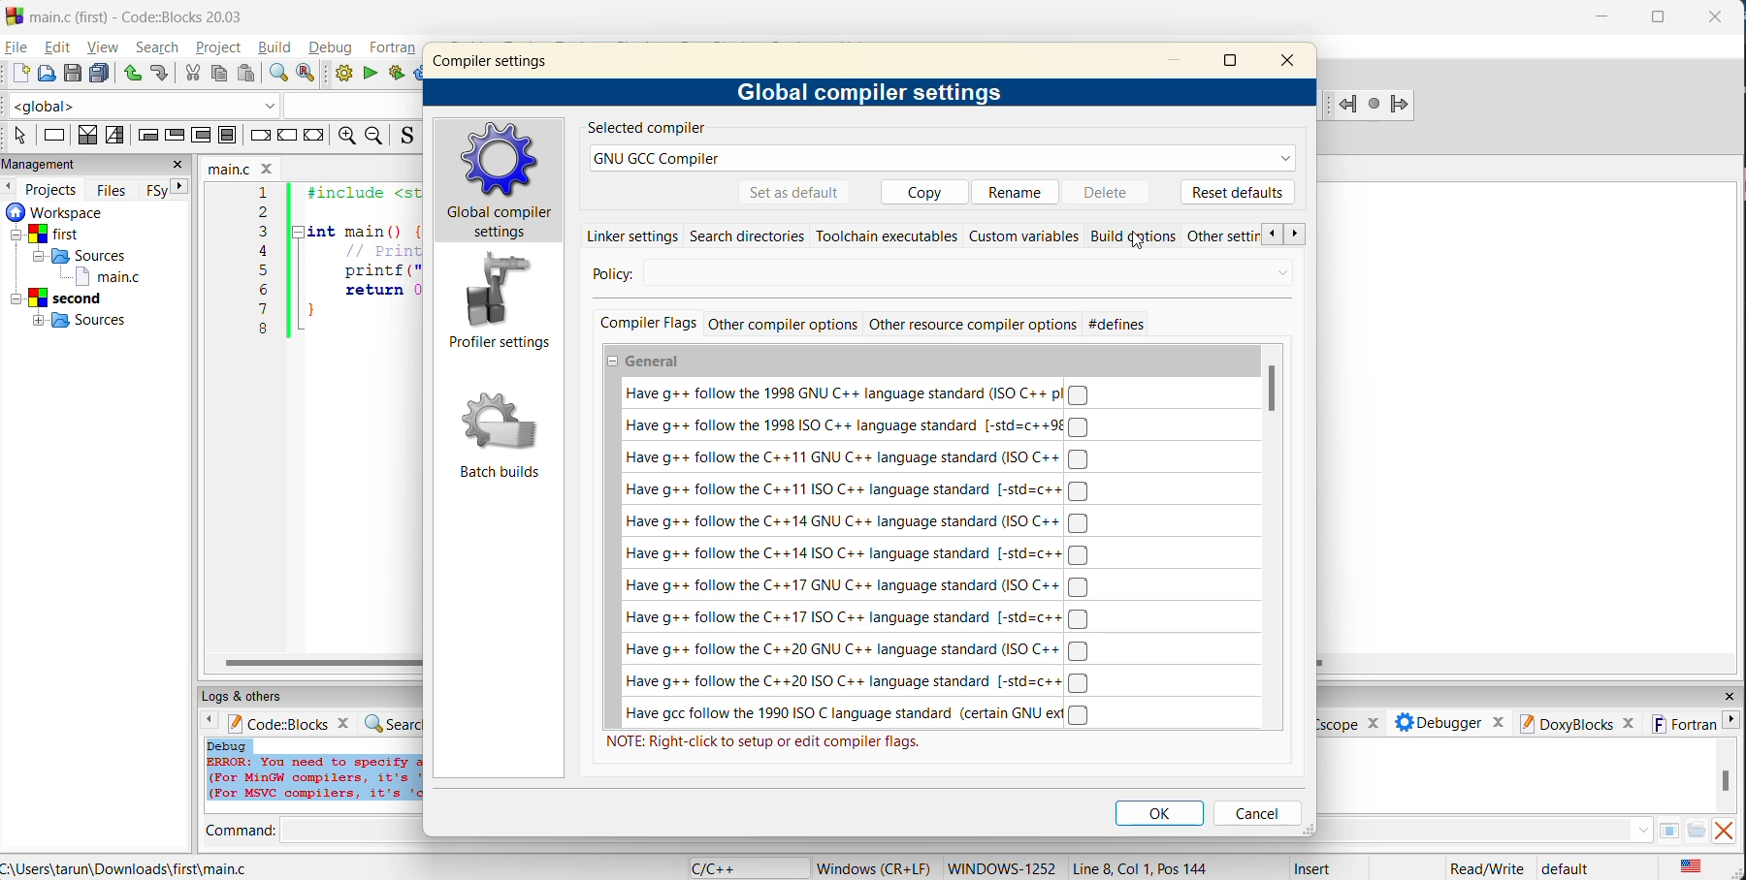  What do you see at coordinates (1235, 59) in the screenshot?
I see `maximize` at bounding box center [1235, 59].